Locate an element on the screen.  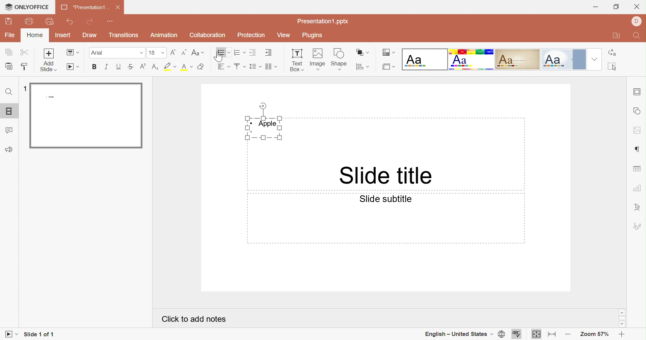
signature settings is located at coordinates (638, 227).